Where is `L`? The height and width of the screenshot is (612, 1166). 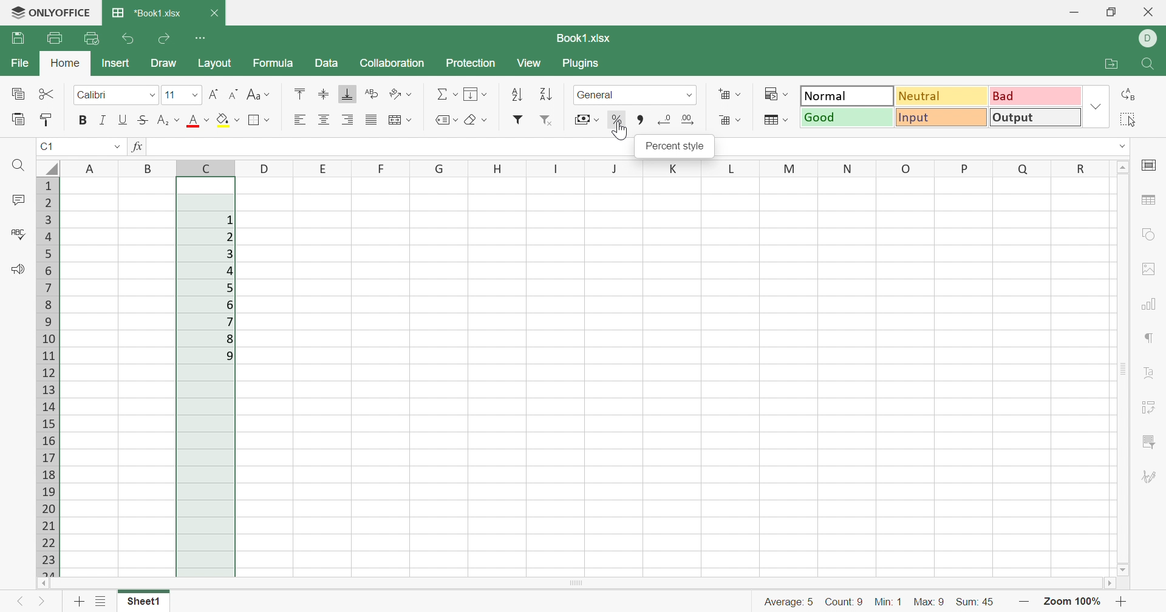
L is located at coordinates (729, 169).